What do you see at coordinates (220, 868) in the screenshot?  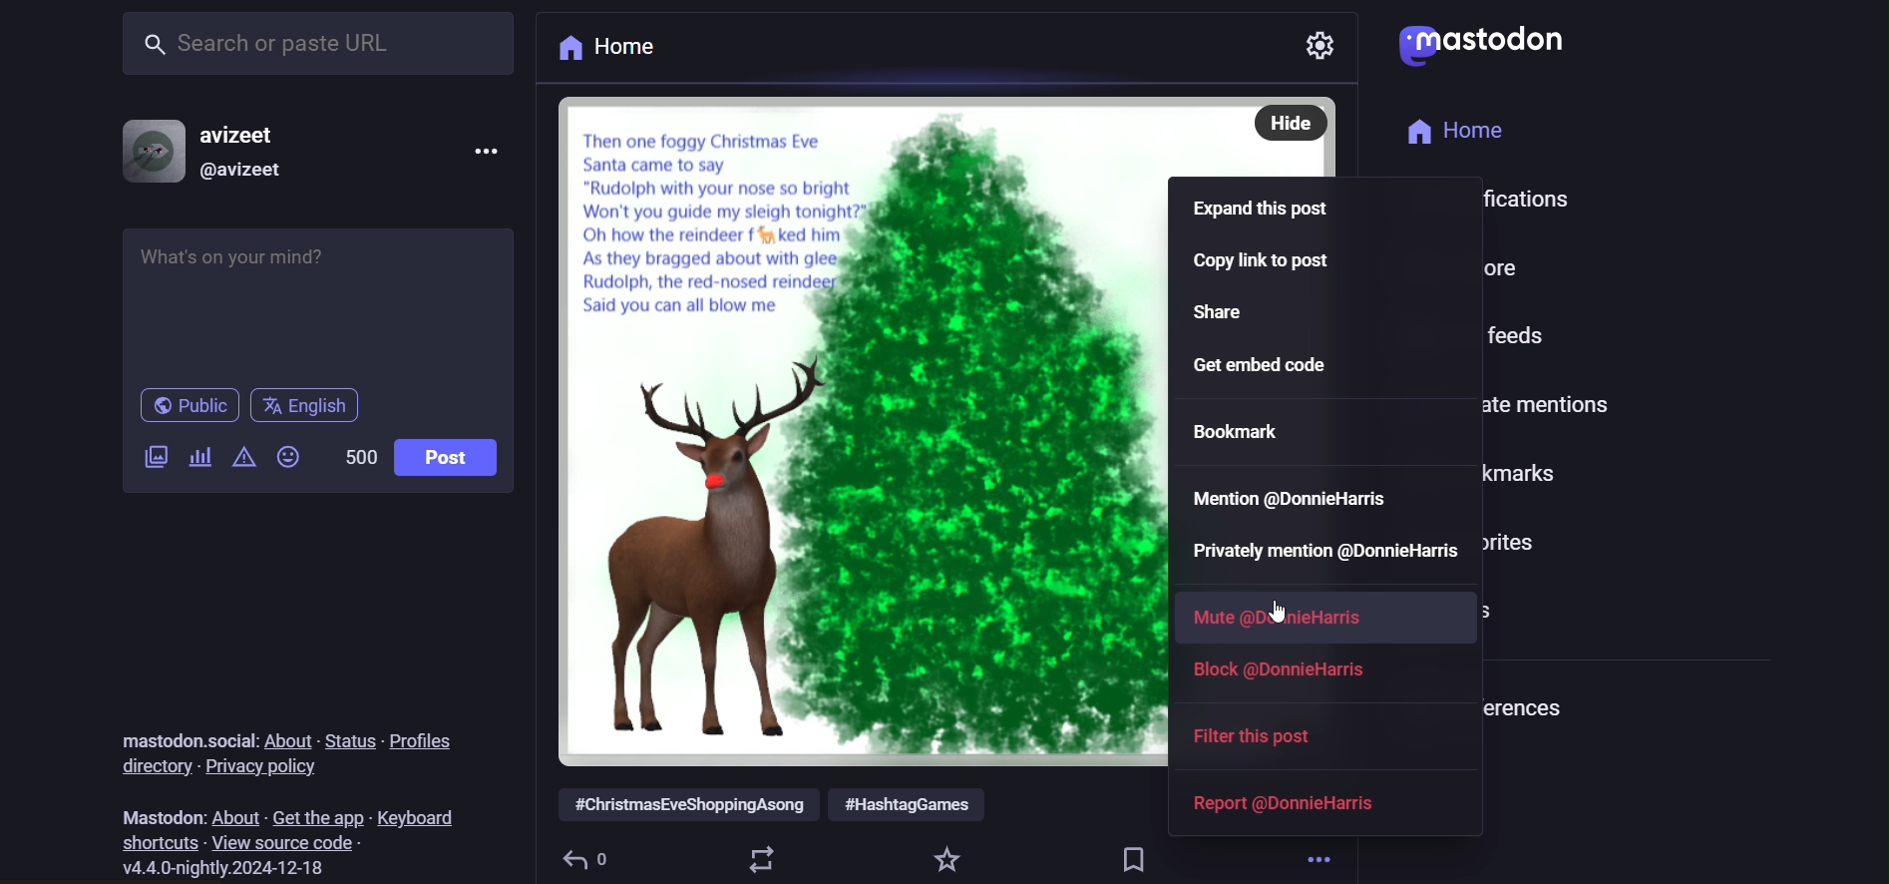 I see `version` at bounding box center [220, 868].